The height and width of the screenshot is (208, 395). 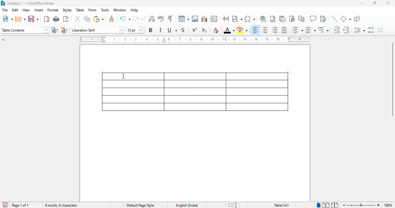 What do you see at coordinates (346, 30) in the screenshot?
I see `decrease indent` at bounding box center [346, 30].